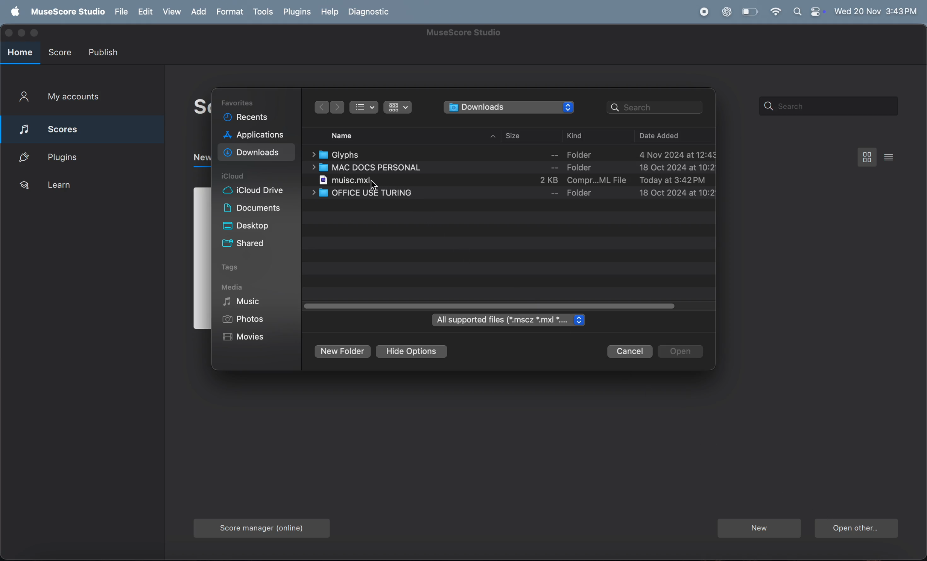 This screenshot has width=927, height=561. What do you see at coordinates (252, 244) in the screenshot?
I see `shared` at bounding box center [252, 244].